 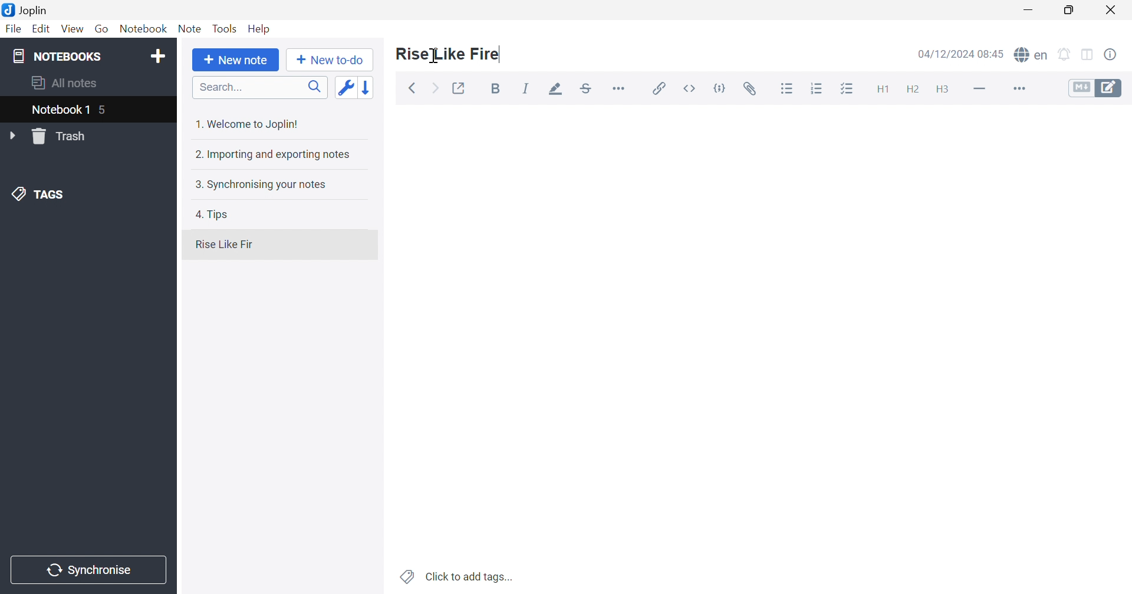 I want to click on Spell checker, so click(x=1034, y=54).